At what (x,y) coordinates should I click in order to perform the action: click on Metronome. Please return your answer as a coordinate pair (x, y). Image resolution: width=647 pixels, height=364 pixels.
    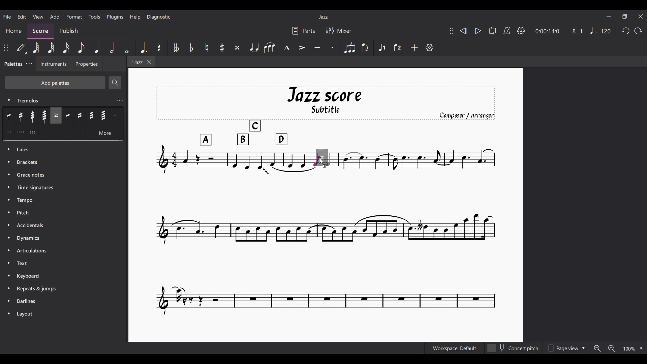
    Looking at the image, I should click on (507, 31).